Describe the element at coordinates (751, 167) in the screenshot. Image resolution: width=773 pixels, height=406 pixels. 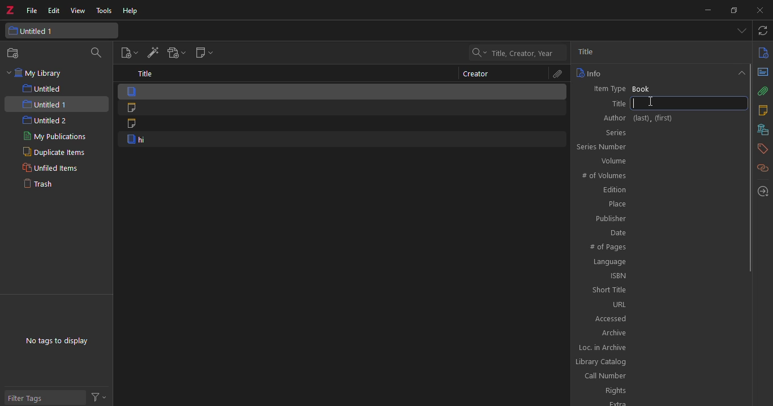
I see `scroll bar` at that location.